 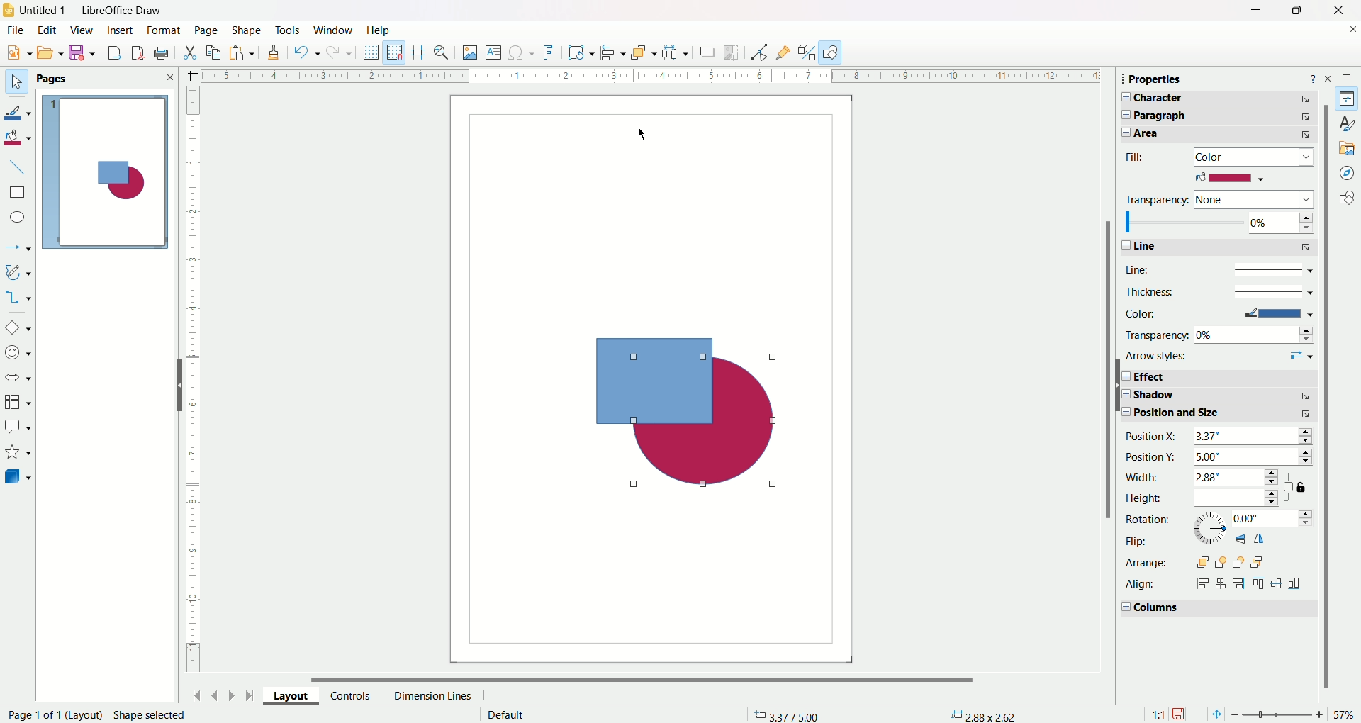 I want to click on gluepoint, so click(x=781, y=51).